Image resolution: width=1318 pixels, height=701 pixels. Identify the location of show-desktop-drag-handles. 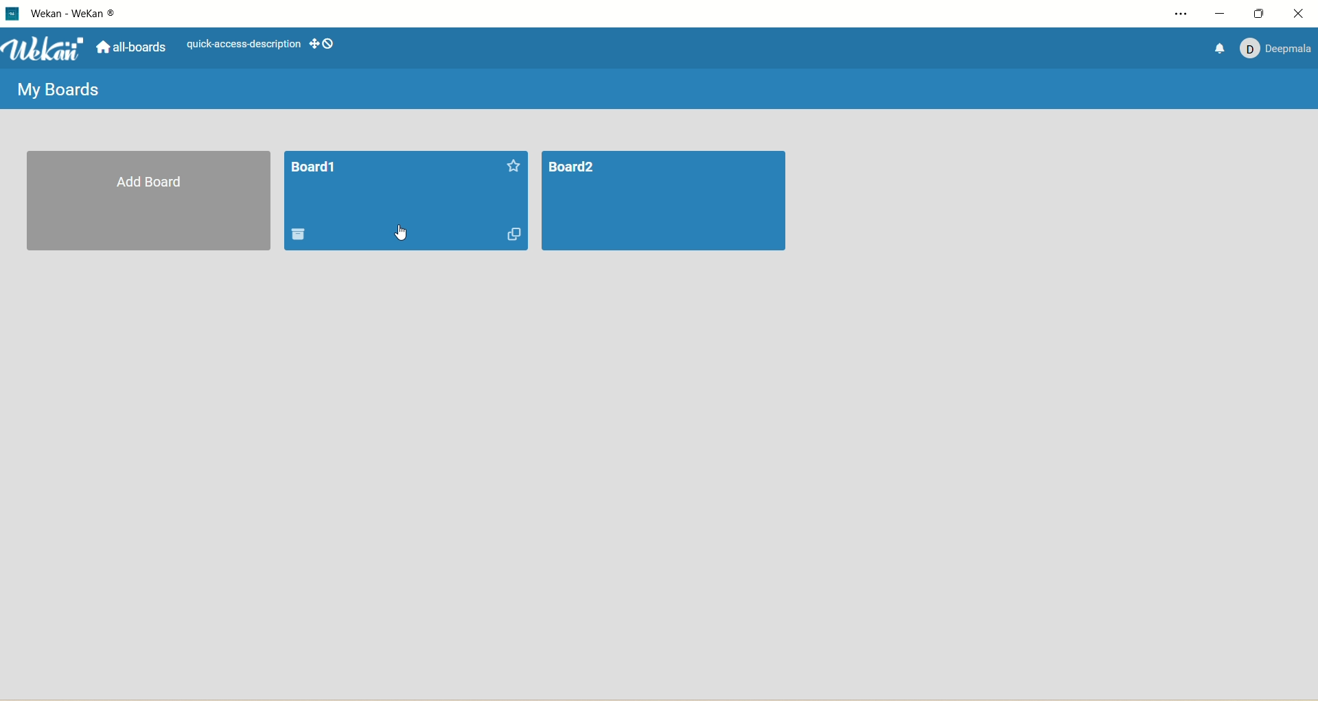
(331, 44).